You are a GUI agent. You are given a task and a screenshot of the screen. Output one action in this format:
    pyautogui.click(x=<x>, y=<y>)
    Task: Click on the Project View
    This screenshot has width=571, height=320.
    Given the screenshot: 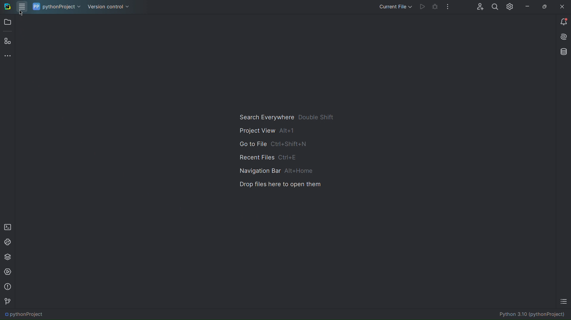 What is the action you would take?
    pyautogui.click(x=265, y=130)
    